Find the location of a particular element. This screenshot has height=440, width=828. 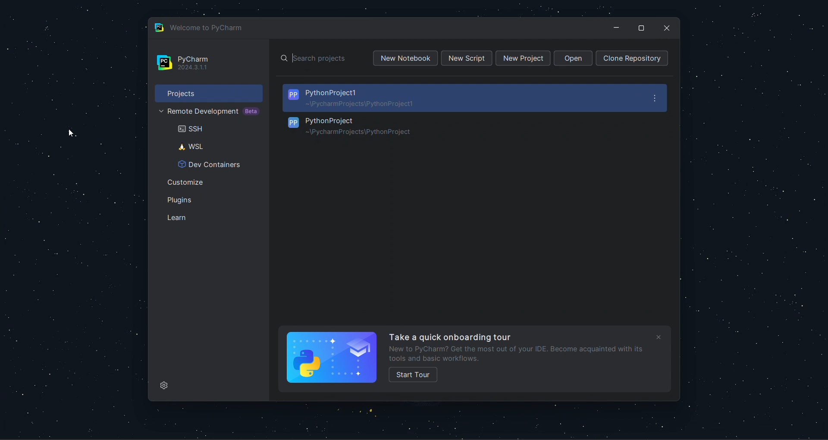

search bar is located at coordinates (317, 59).